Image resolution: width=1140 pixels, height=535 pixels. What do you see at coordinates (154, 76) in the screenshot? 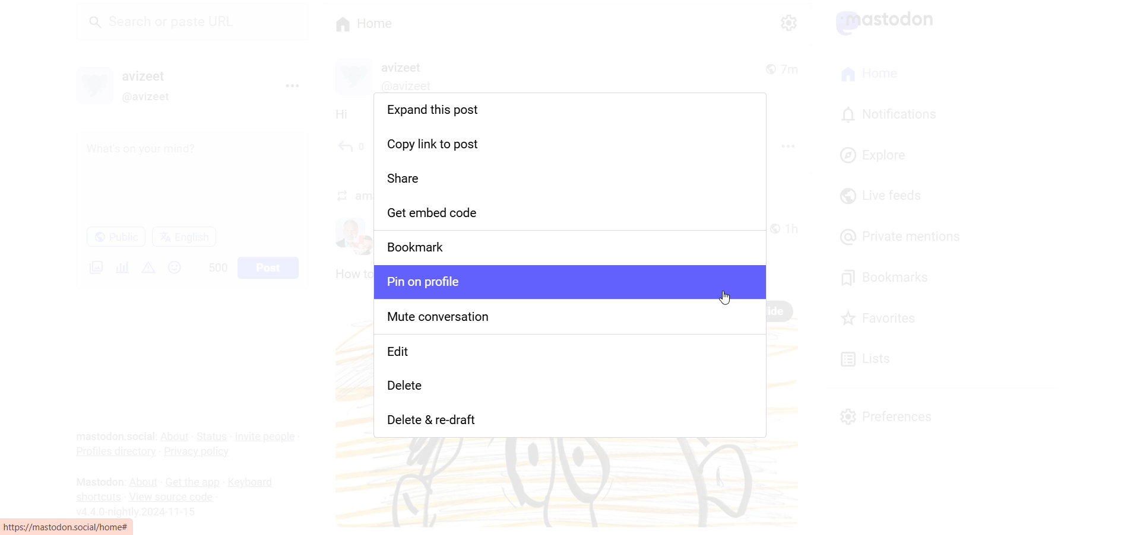
I see `User` at bounding box center [154, 76].